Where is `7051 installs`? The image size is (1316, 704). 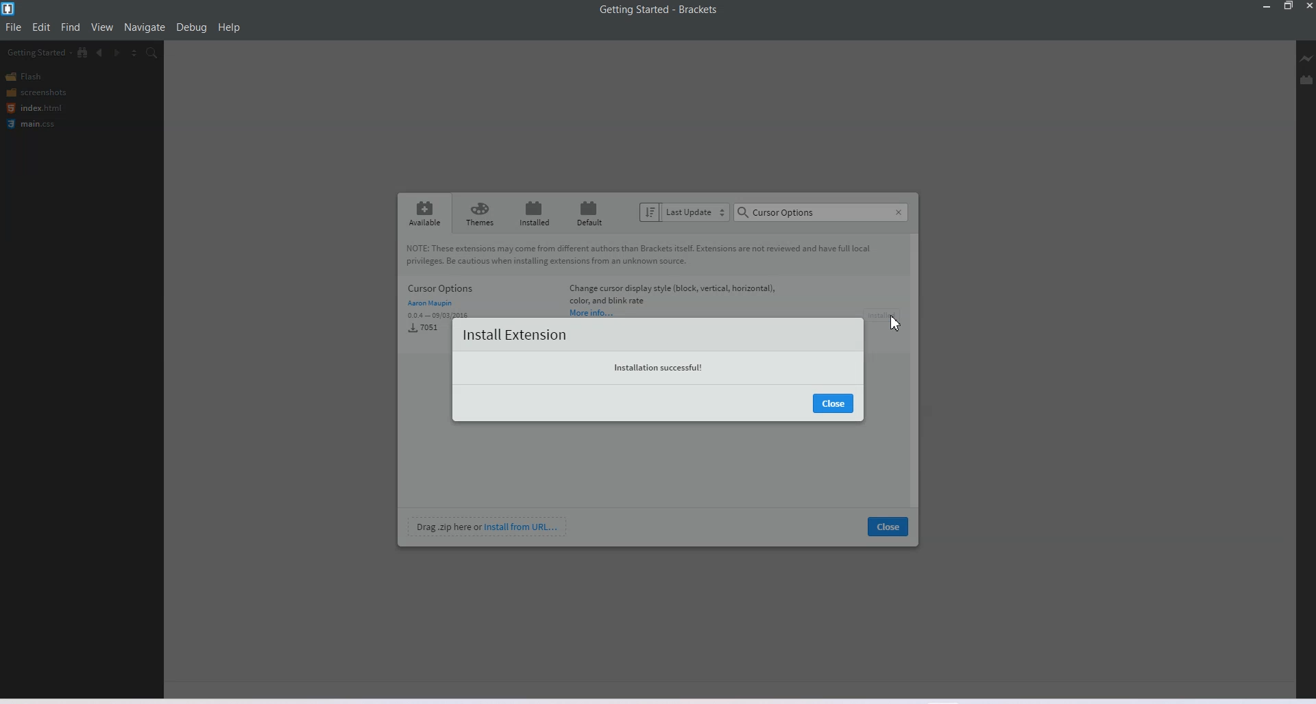
7051 installs is located at coordinates (424, 330).